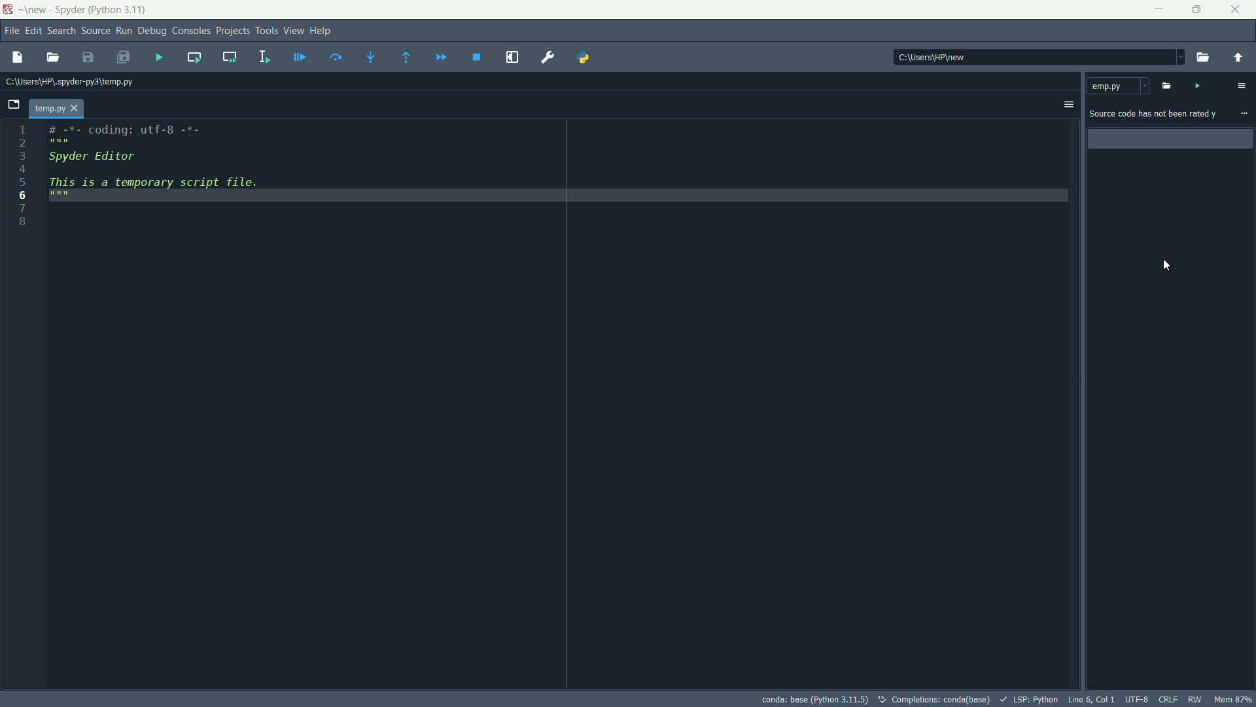  I want to click on browse directory, so click(1202, 58).